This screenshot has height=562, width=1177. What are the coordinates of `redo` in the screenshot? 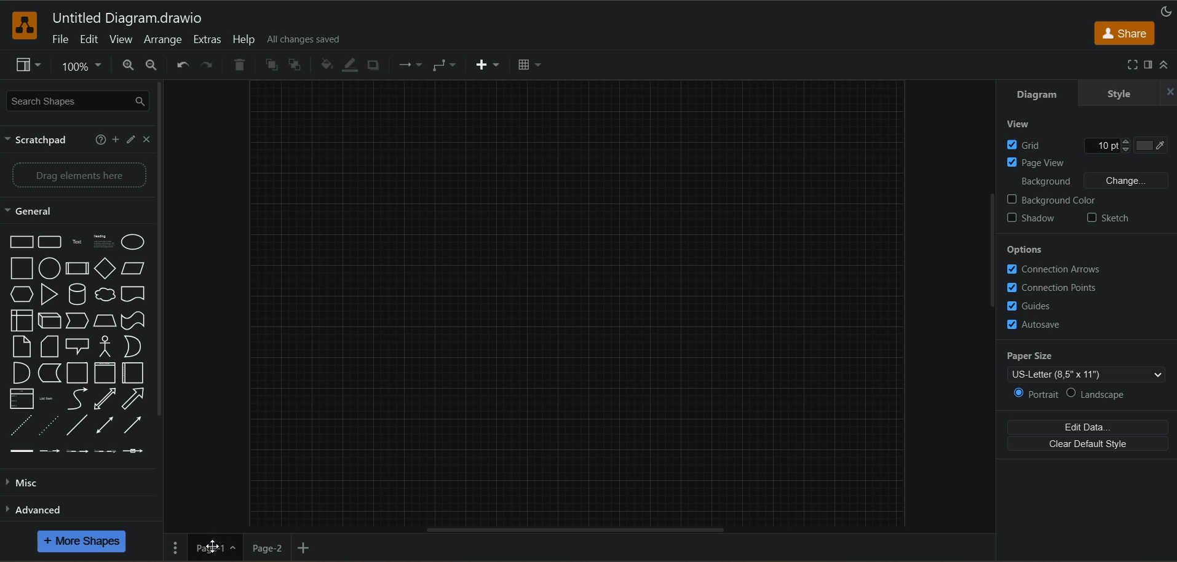 It's located at (210, 65).